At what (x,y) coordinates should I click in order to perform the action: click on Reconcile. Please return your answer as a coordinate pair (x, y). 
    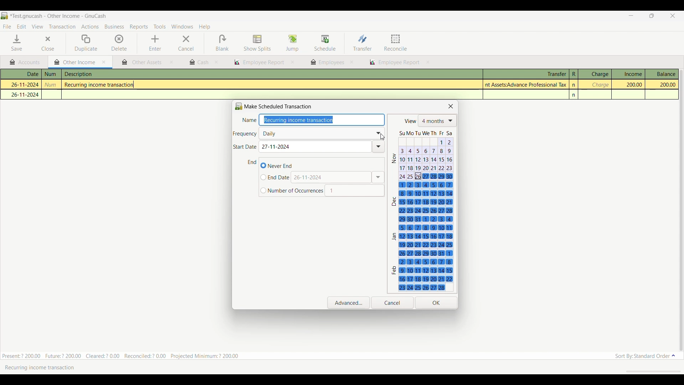
    Looking at the image, I should click on (396, 42).